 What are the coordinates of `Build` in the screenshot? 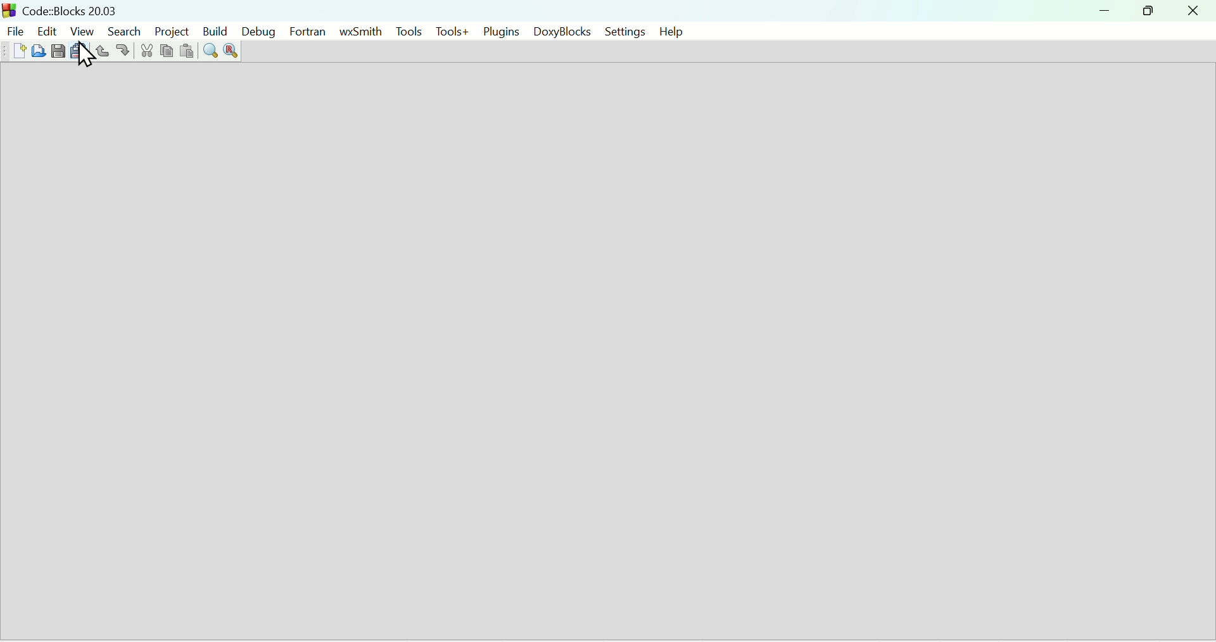 It's located at (212, 32).